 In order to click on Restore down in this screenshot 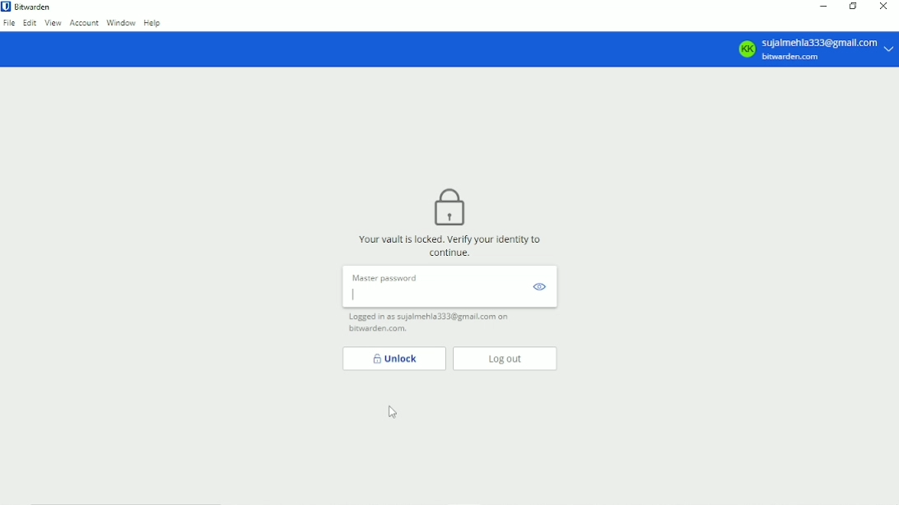, I will do `click(855, 6)`.